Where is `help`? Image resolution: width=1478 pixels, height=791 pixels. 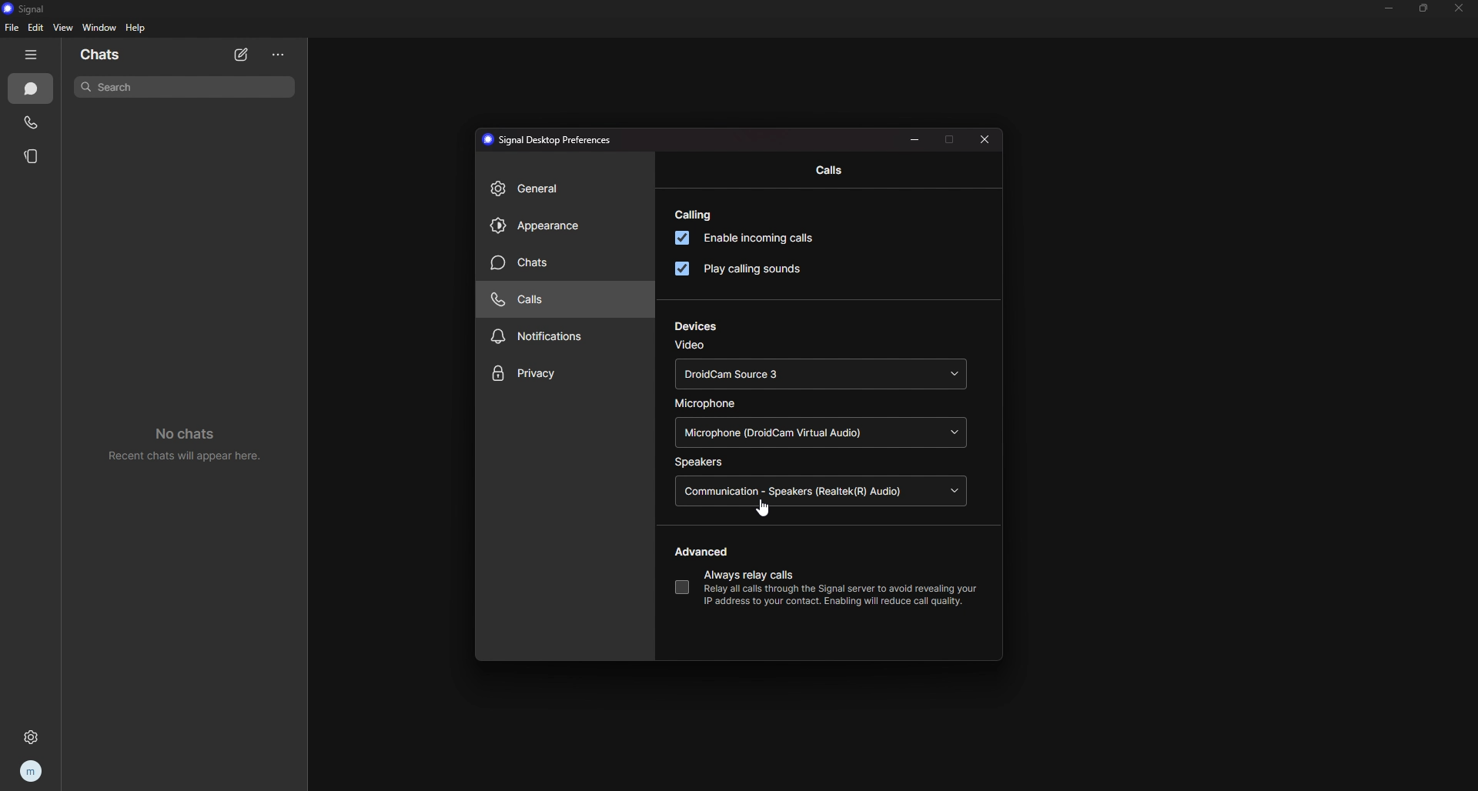 help is located at coordinates (137, 28).